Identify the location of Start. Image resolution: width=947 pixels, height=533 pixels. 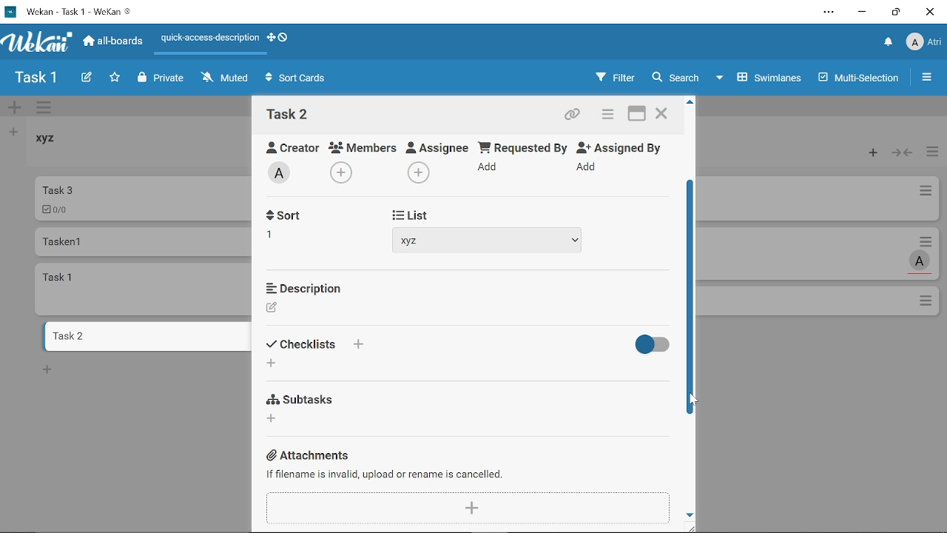
(406, 213).